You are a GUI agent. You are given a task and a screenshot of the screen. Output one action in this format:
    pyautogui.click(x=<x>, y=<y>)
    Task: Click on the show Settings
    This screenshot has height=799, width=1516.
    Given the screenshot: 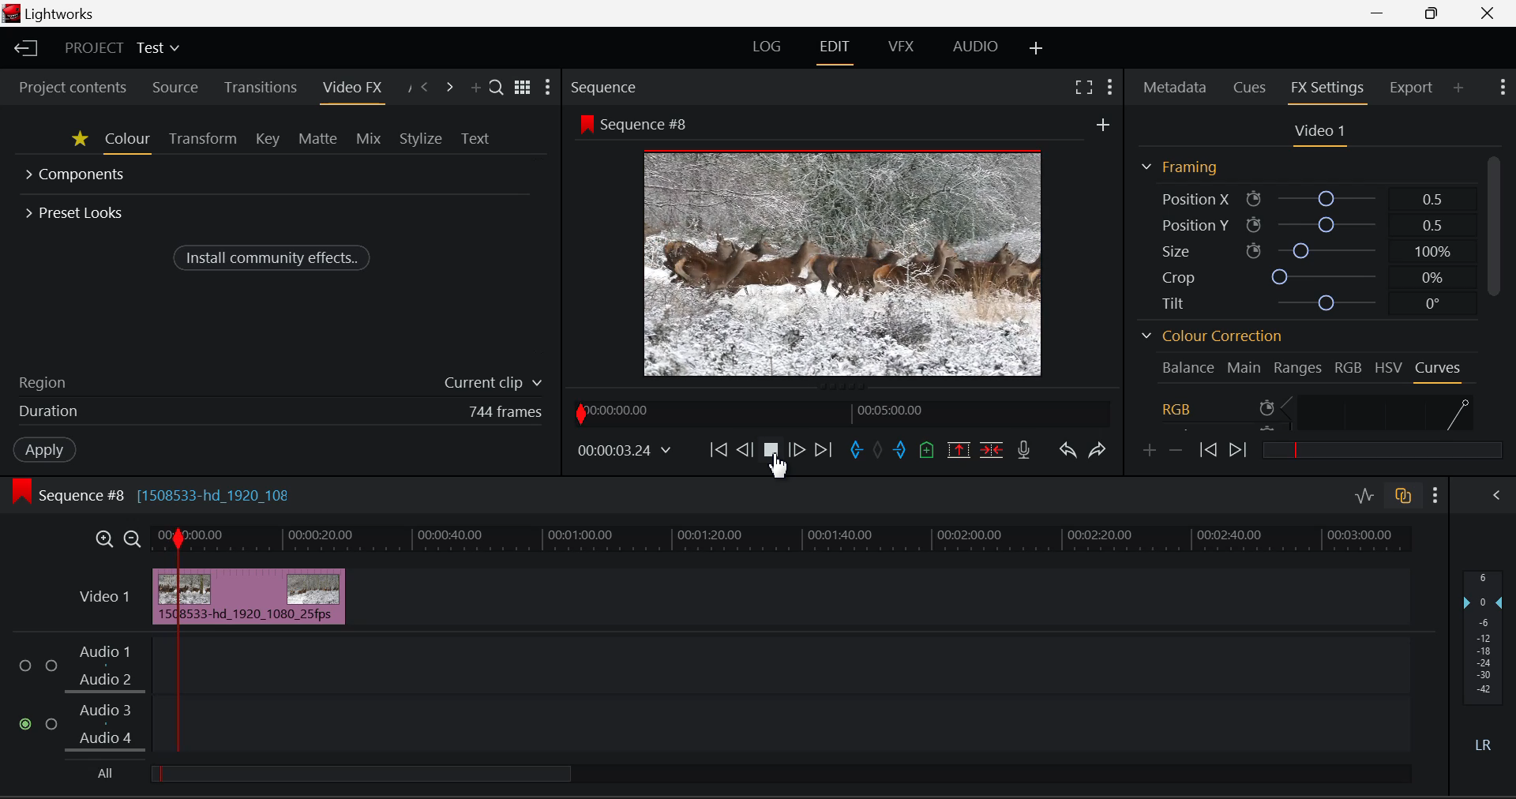 What is the action you would take?
    pyautogui.click(x=1435, y=496)
    